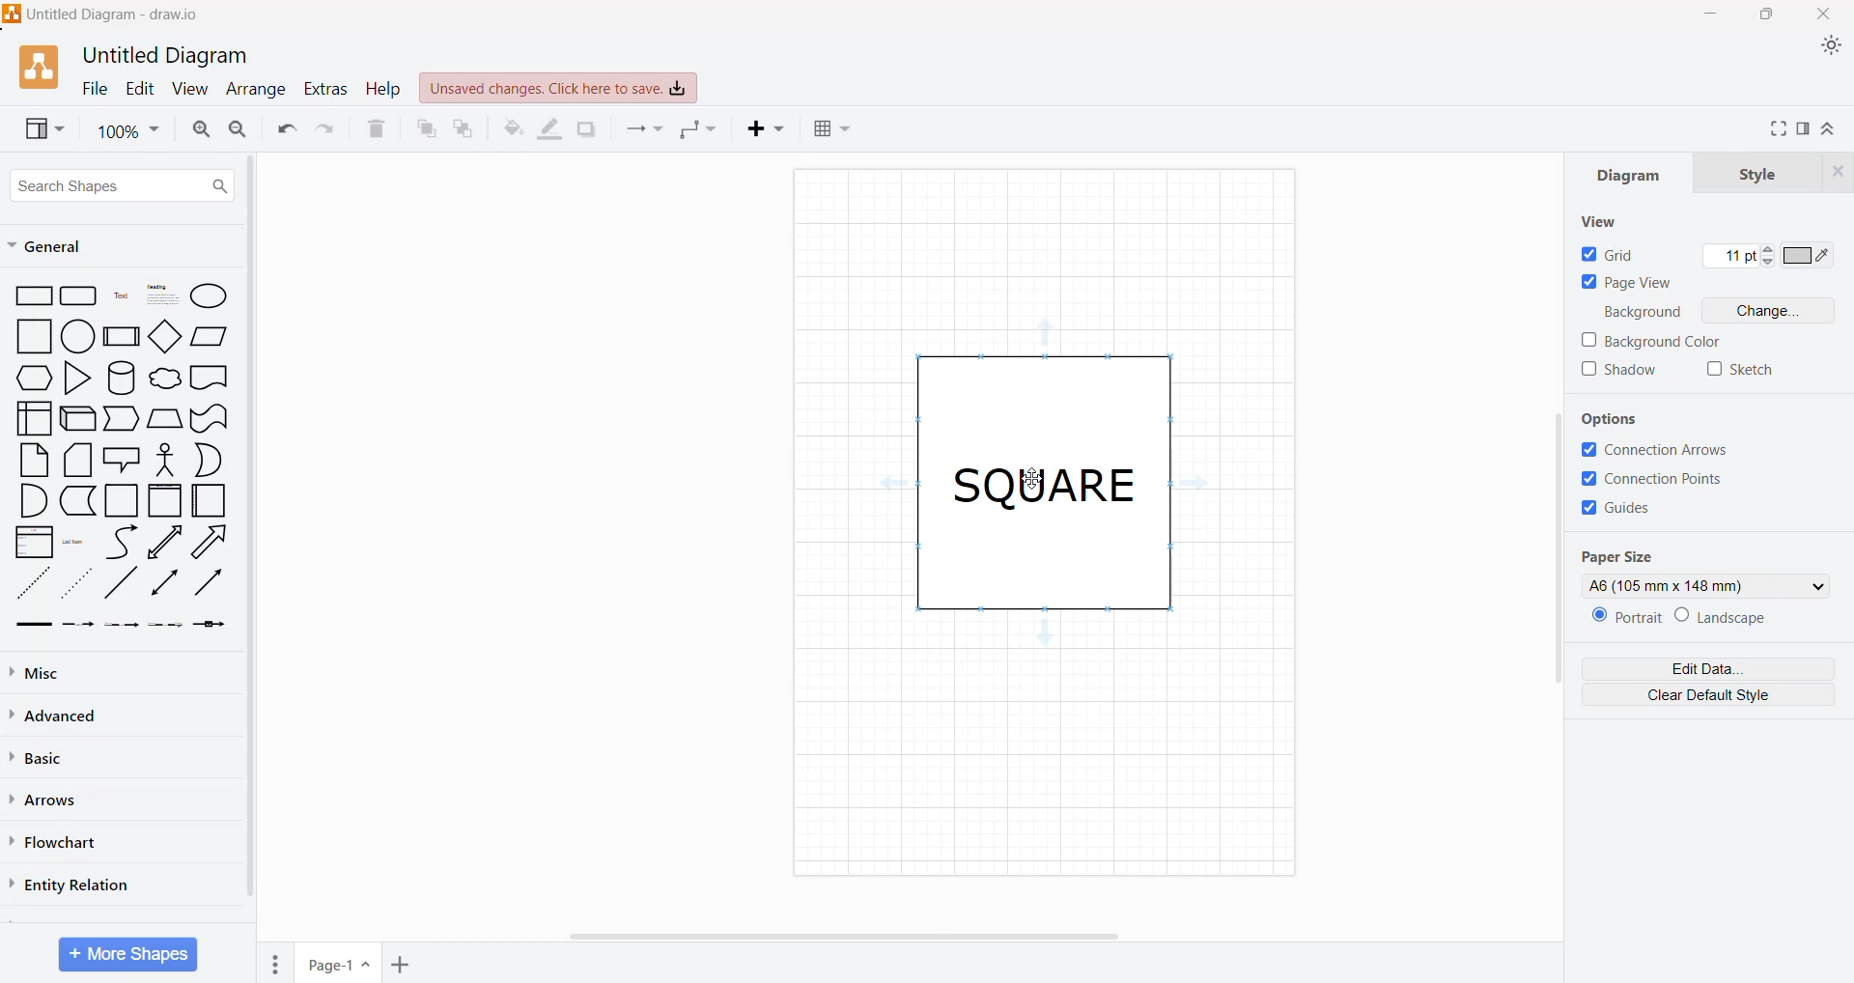 Image resolution: width=1854 pixels, height=983 pixels. What do you see at coordinates (191, 87) in the screenshot?
I see `View` at bounding box center [191, 87].